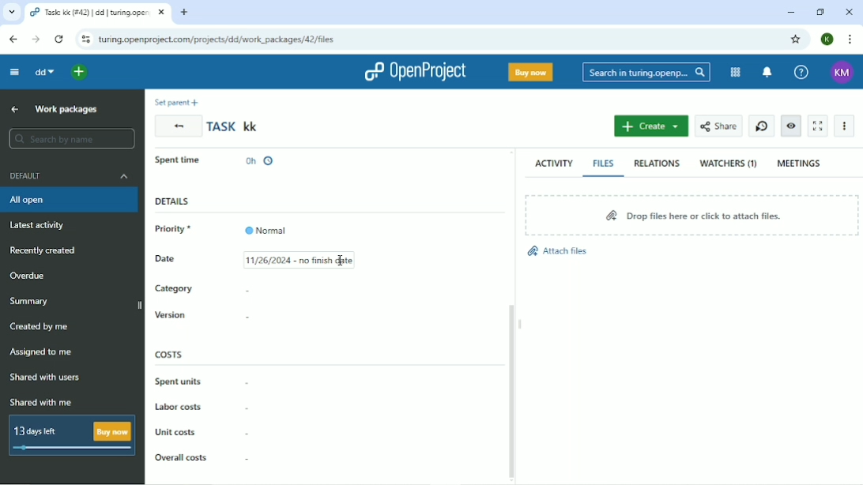 Image resolution: width=863 pixels, height=485 pixels. I want to click on Share, so click(717, 126).